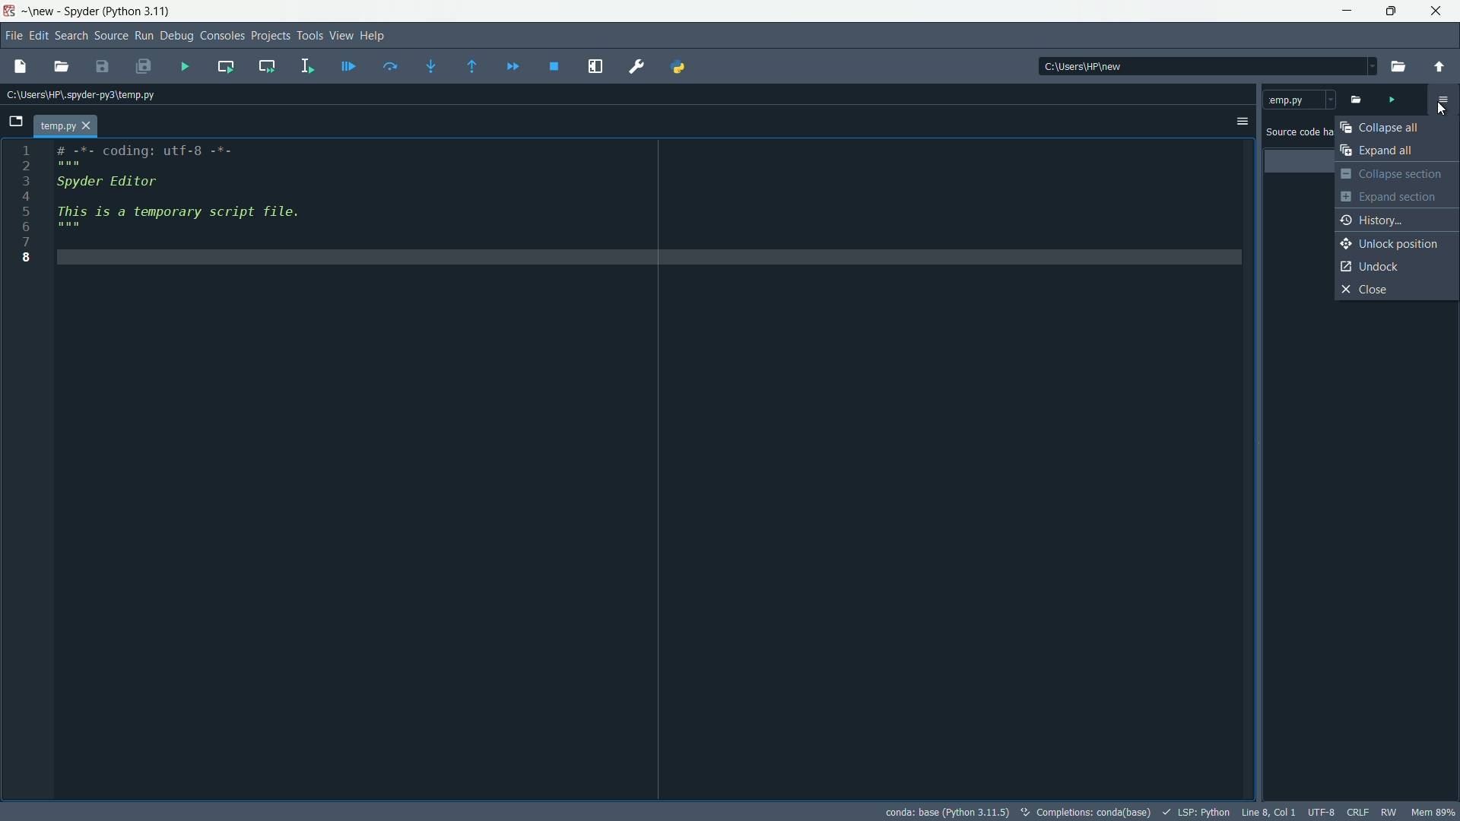  What do you see at coordinates (1349, 11) in the screenshot?
I see `minimize` at bounding box center [1349, 11].